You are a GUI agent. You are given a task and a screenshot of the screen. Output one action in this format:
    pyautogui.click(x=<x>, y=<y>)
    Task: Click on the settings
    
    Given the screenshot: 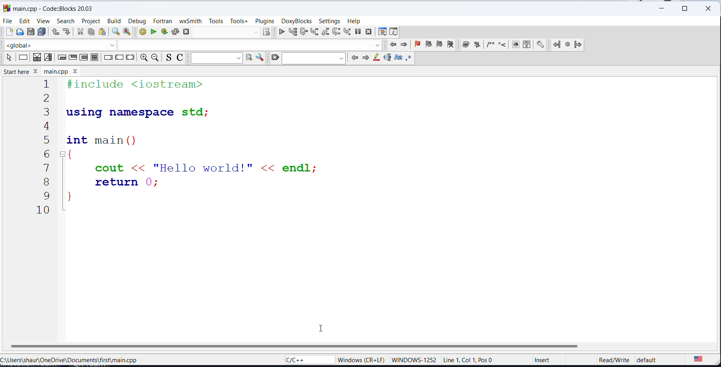 What is the action you would take?
    pyautogui.click(x=329, y=21)
    